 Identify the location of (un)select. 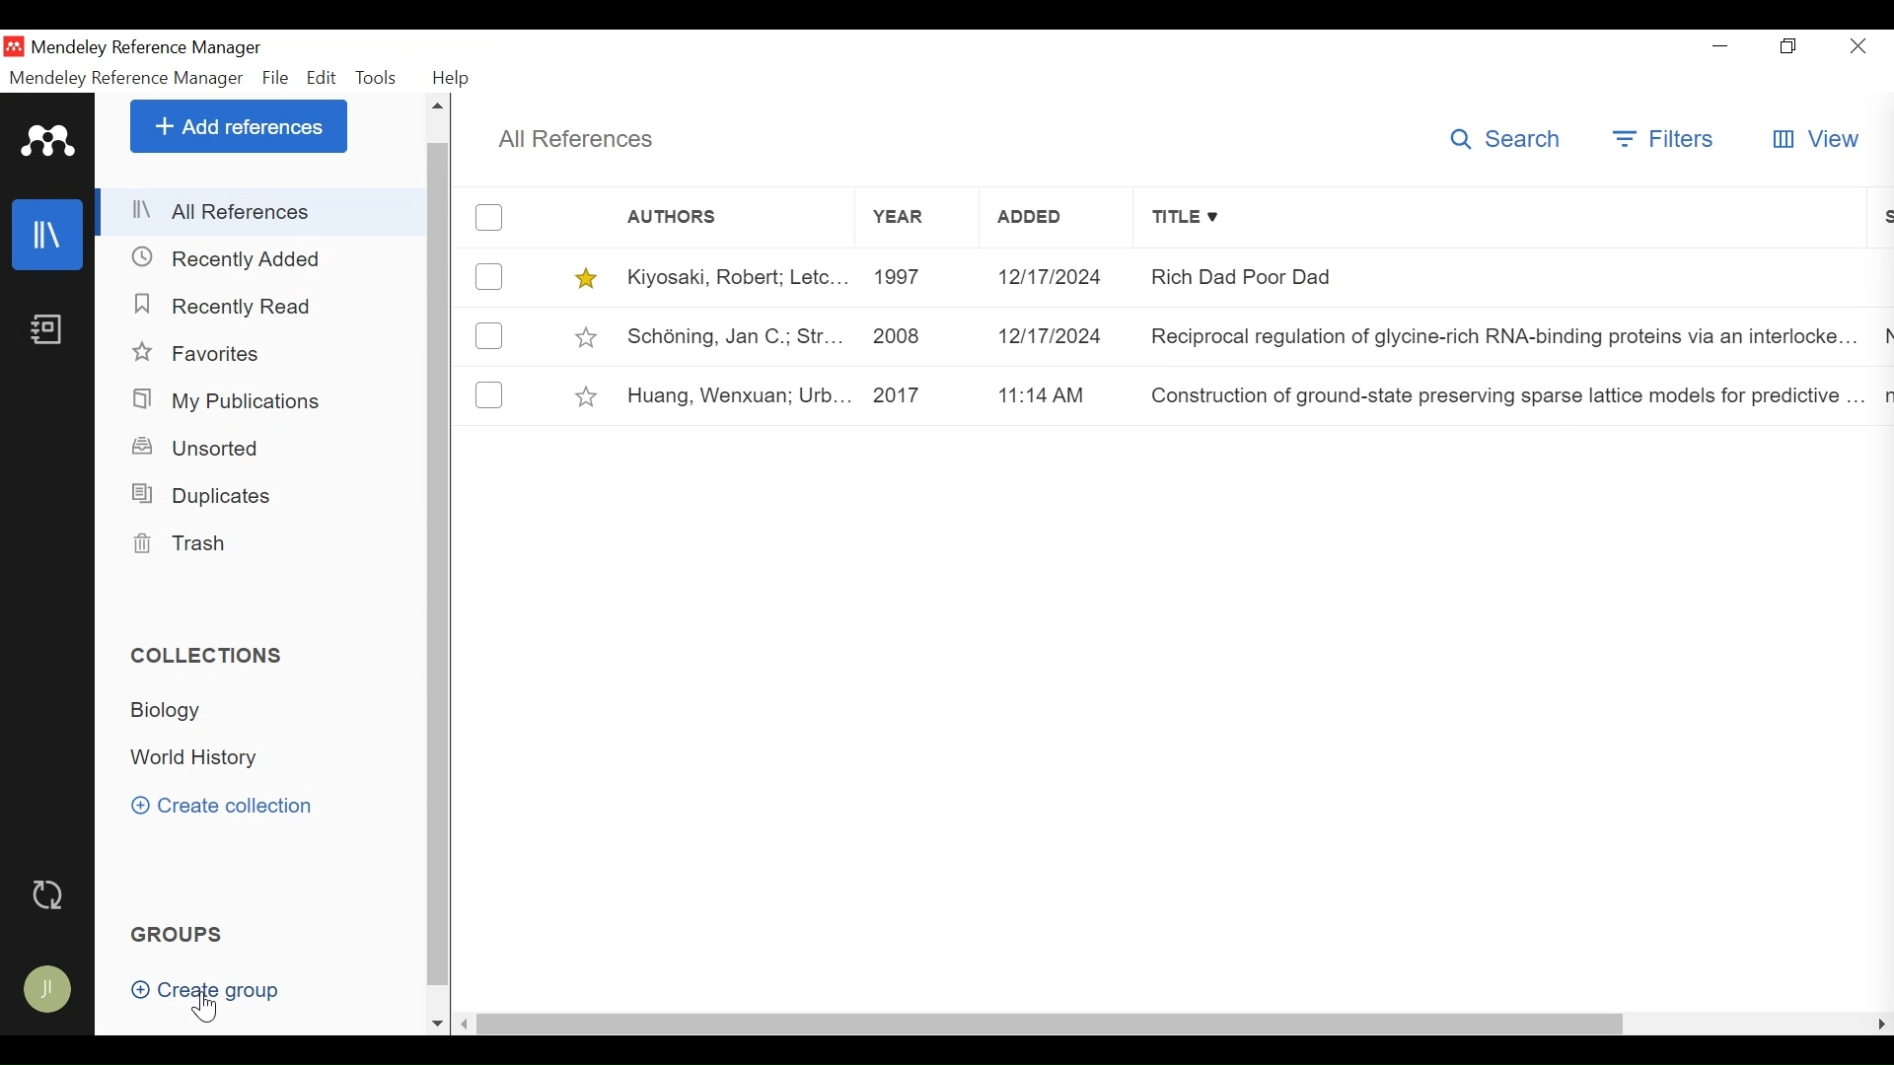
(489, 275).